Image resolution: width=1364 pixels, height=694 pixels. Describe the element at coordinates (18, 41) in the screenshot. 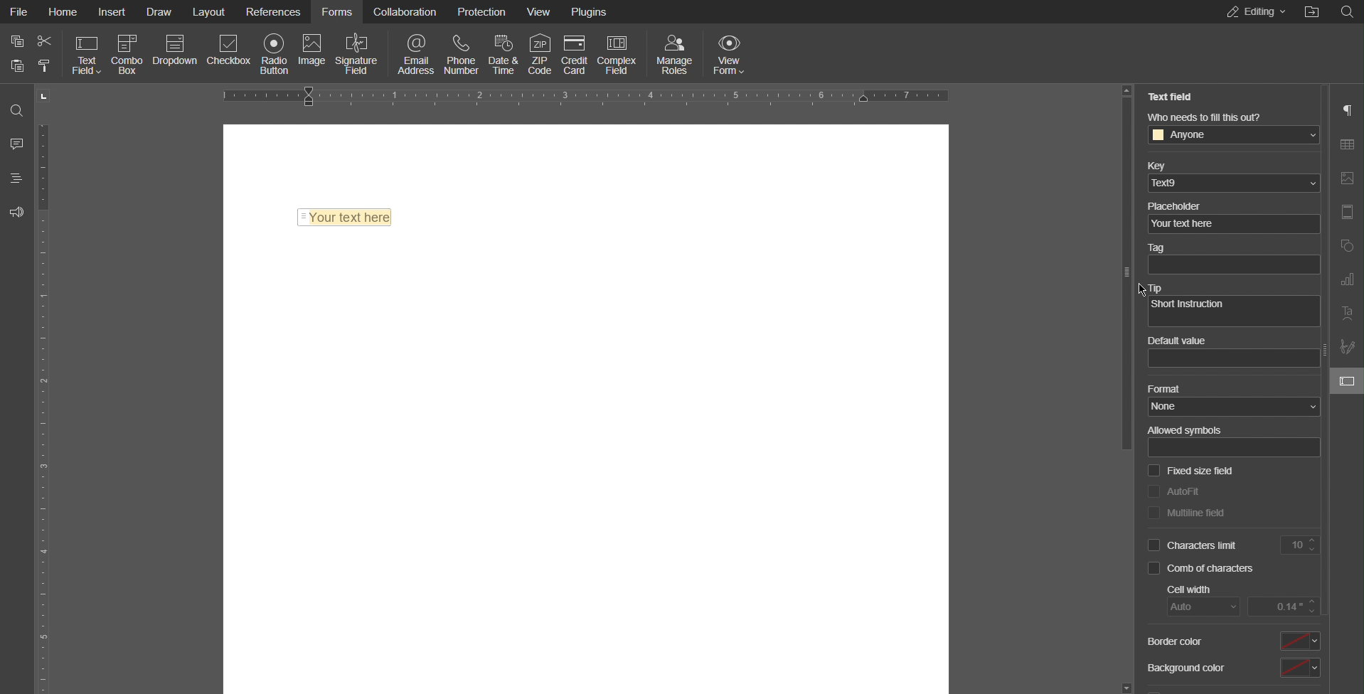

I see `copy` at that location.